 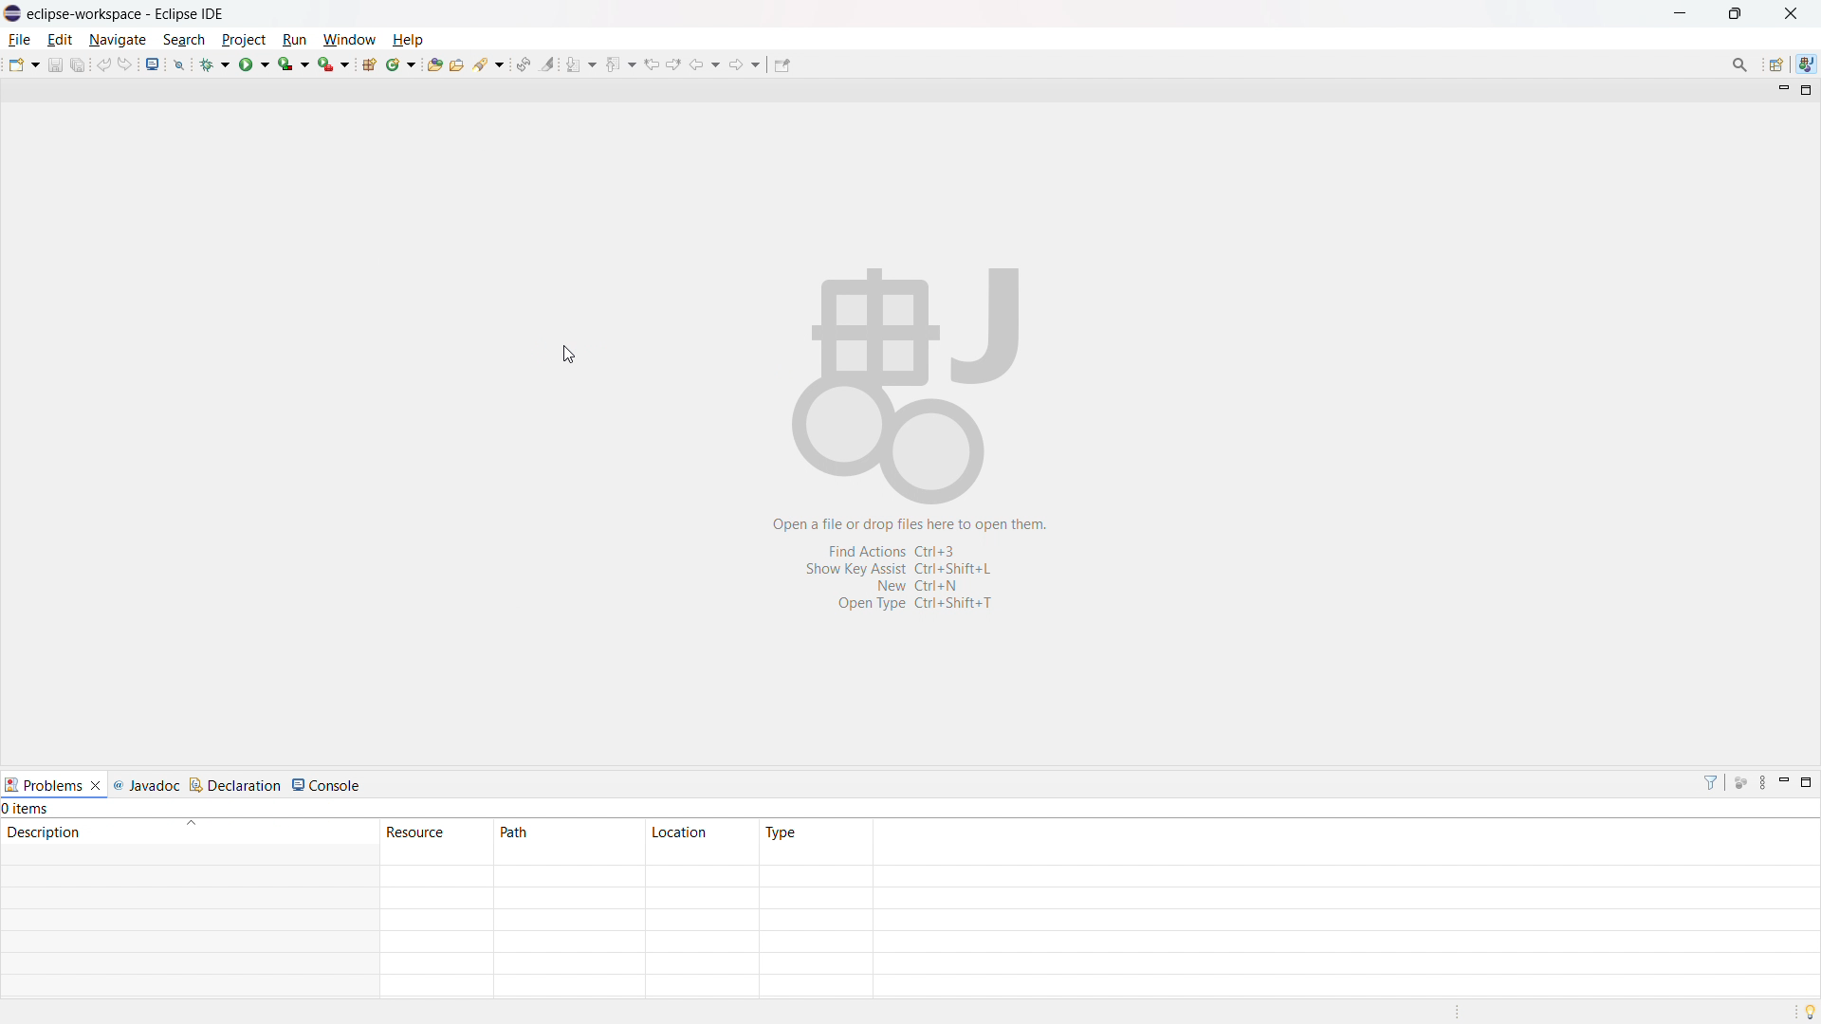 What do you see at coordinates (189, 832) in the screenshot?
I see `description` at bounding box center [189, 832].